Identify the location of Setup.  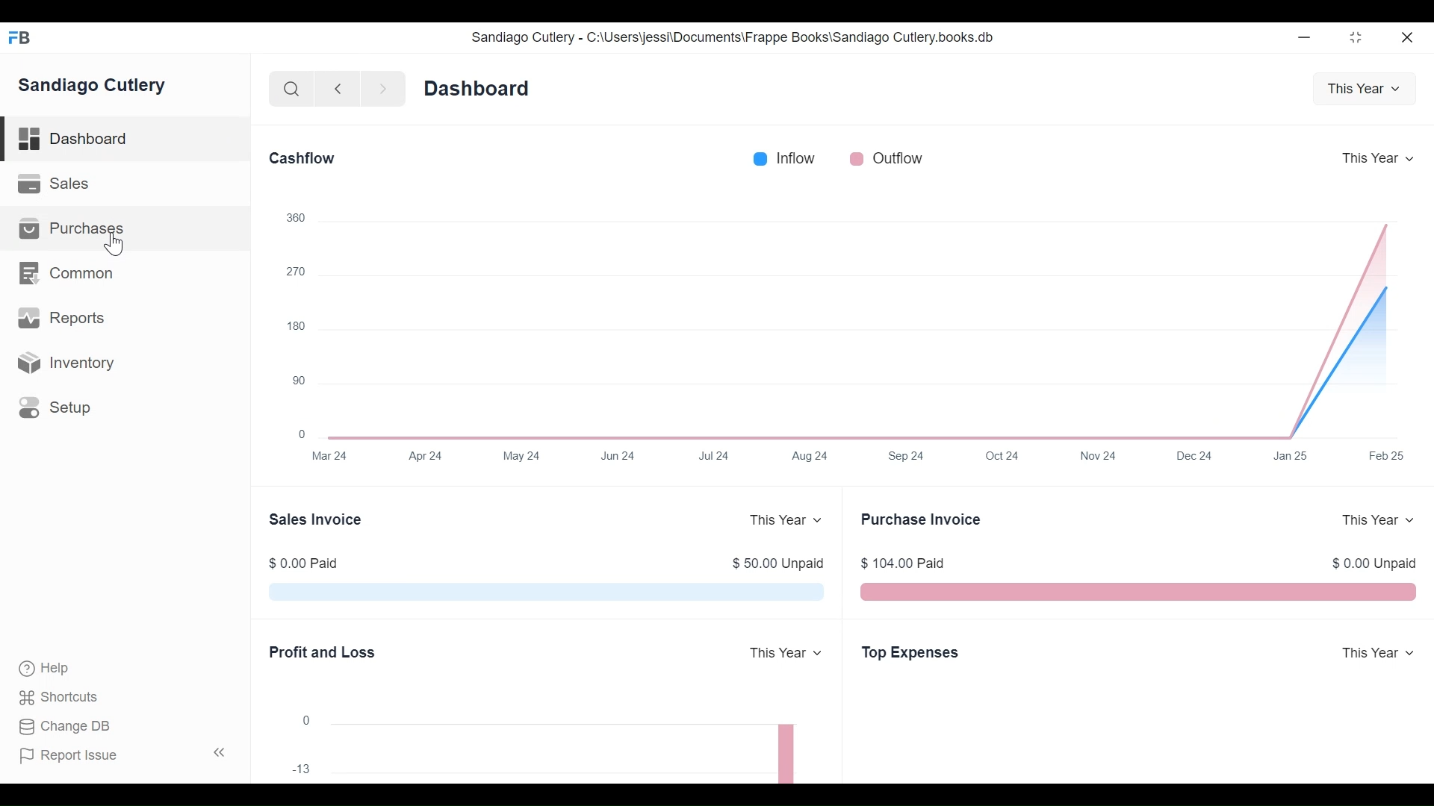
(59, 408).